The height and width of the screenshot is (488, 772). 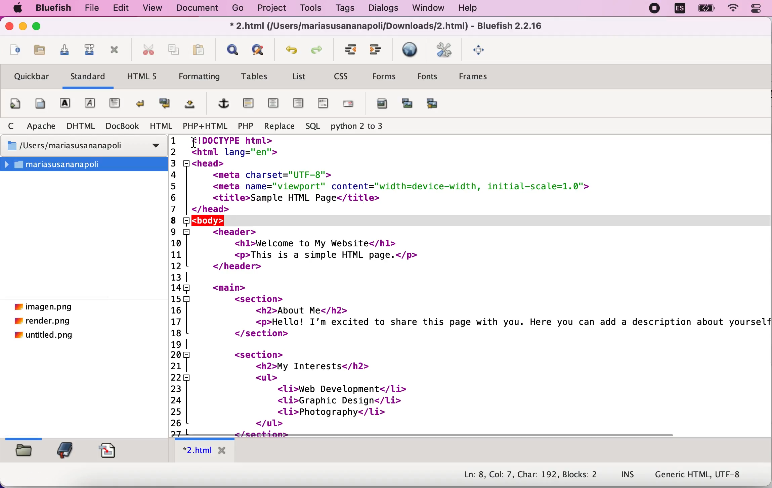 What do you see at coordinates (443, 51) in the screenshot?
I see `edit preferences` at bounding box center [443, 51].